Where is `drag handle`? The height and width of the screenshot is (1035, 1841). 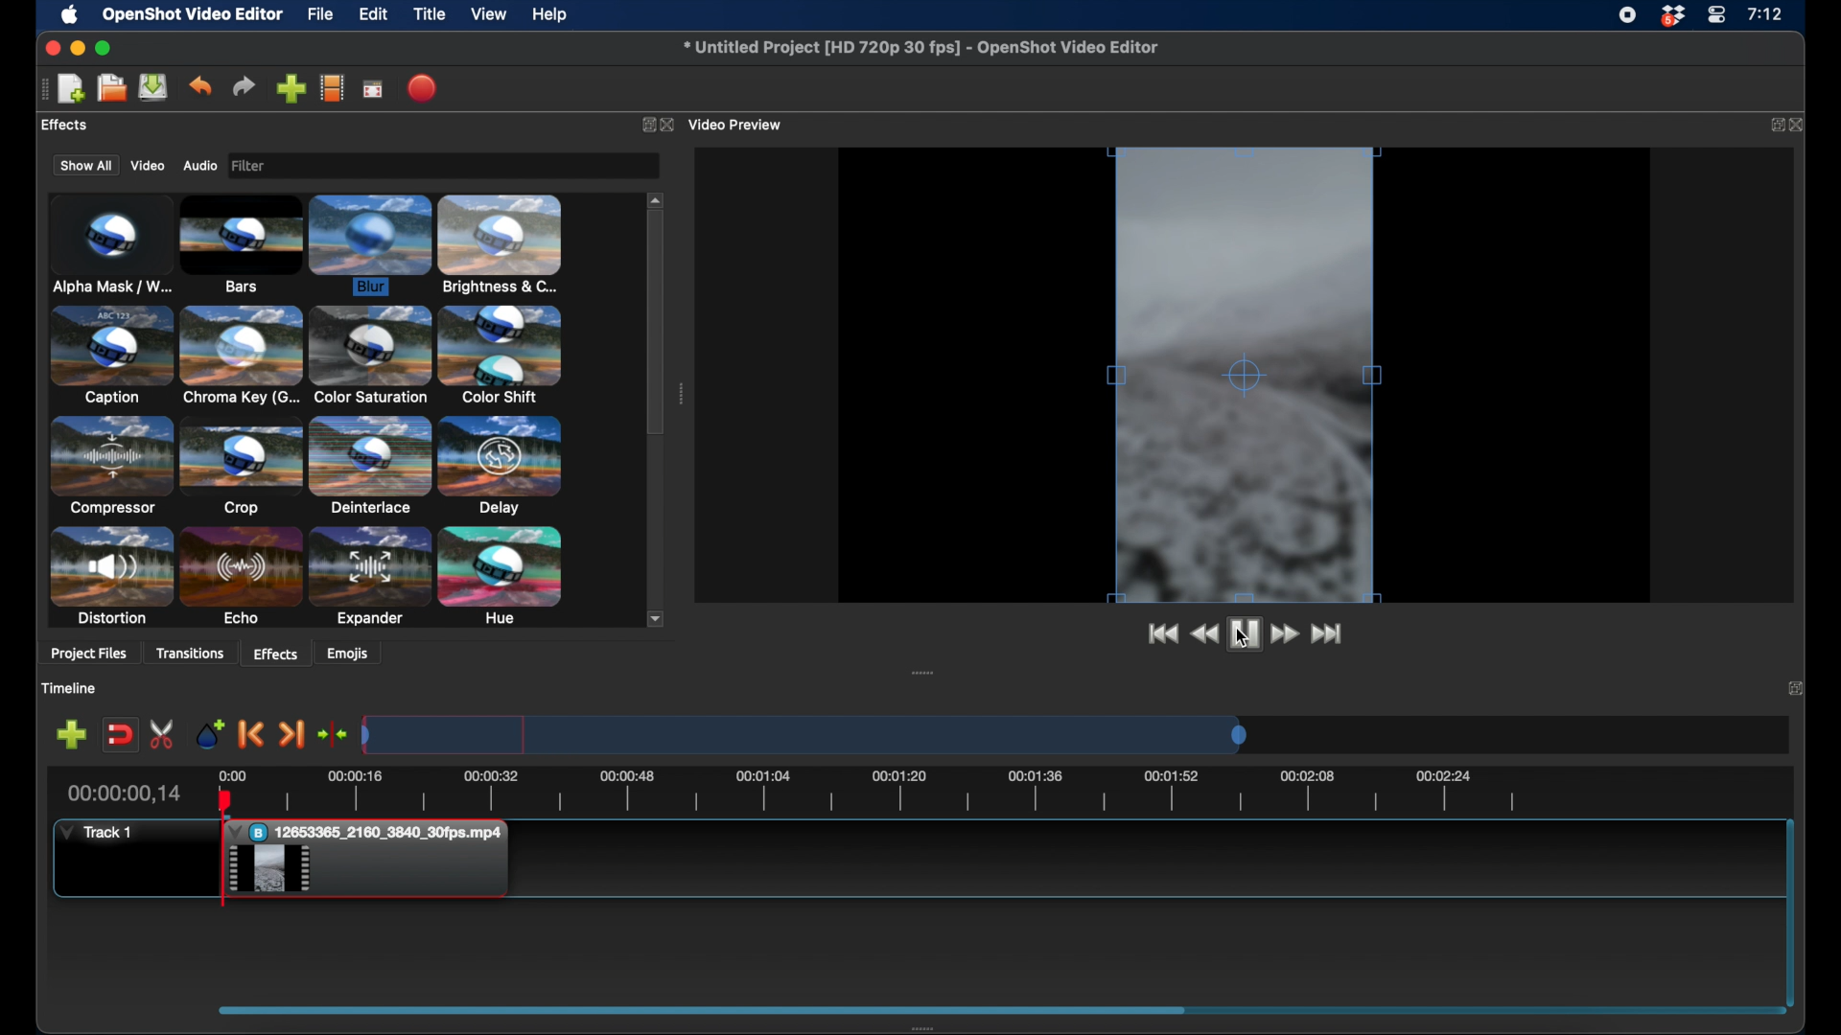
drag handle is located at coordinates (922, 672).